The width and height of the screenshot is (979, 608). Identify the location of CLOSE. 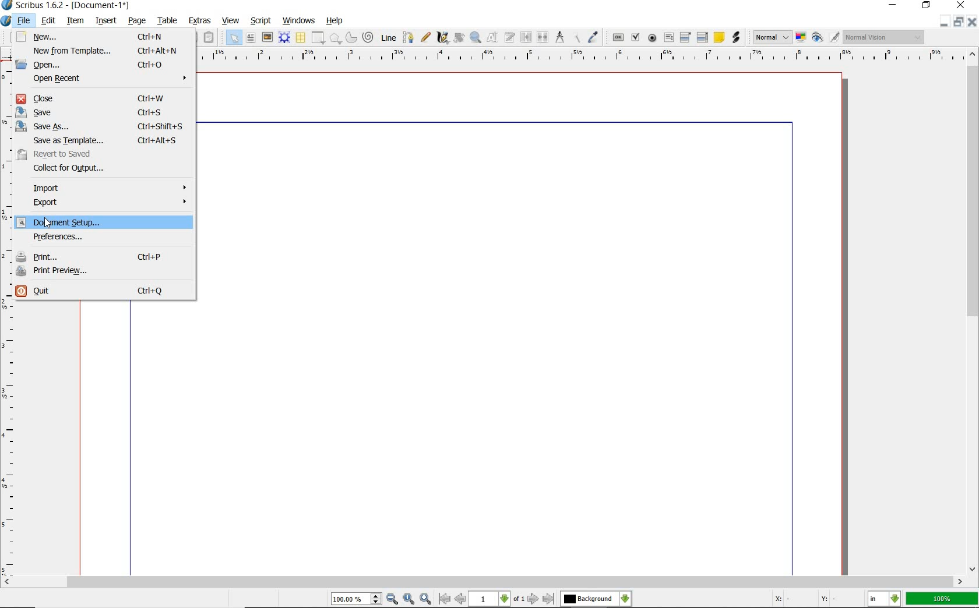
(105, 99).